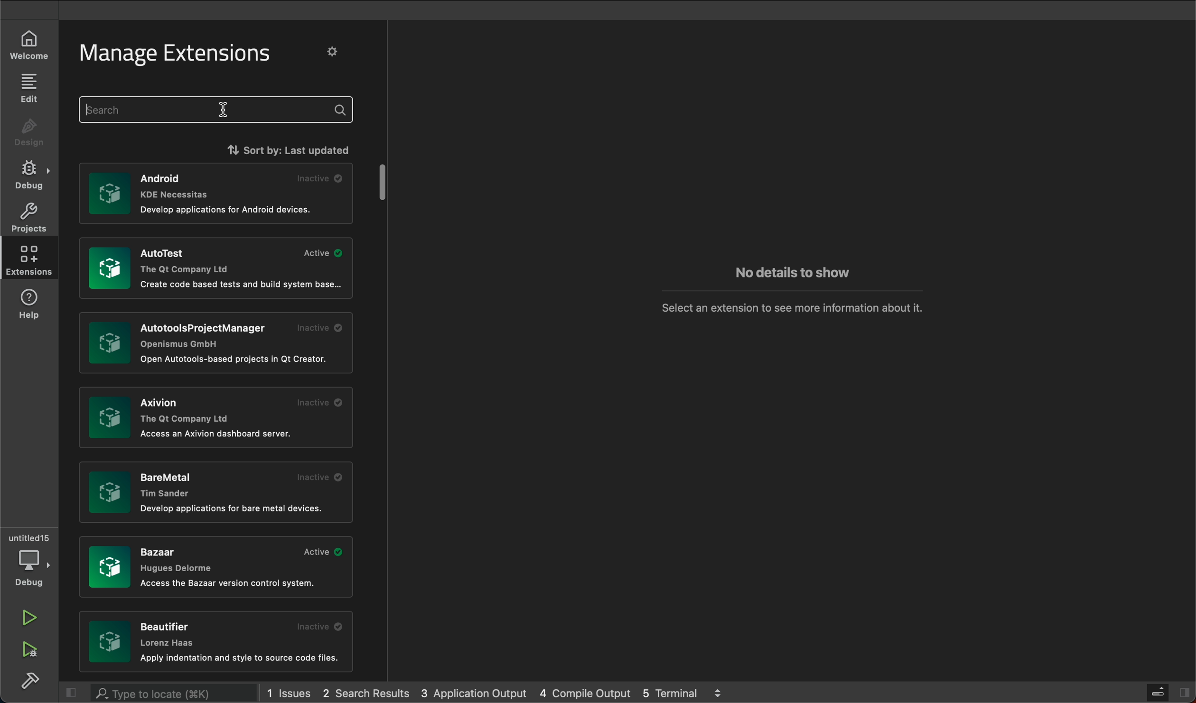 The width and height of the screenshot is (1196, 703). Describe the element at coordinates (322, 252) in the screenshot. I see `active` at that location.